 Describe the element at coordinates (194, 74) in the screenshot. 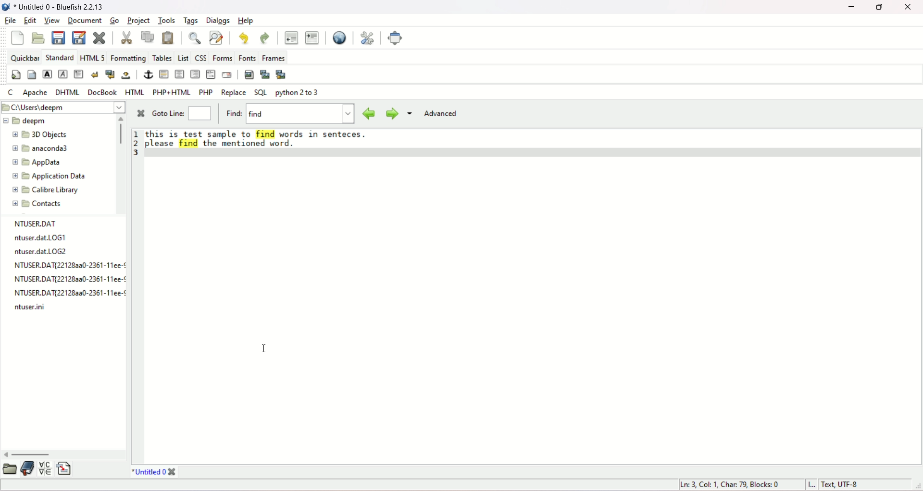

I see `right justify` at that location.